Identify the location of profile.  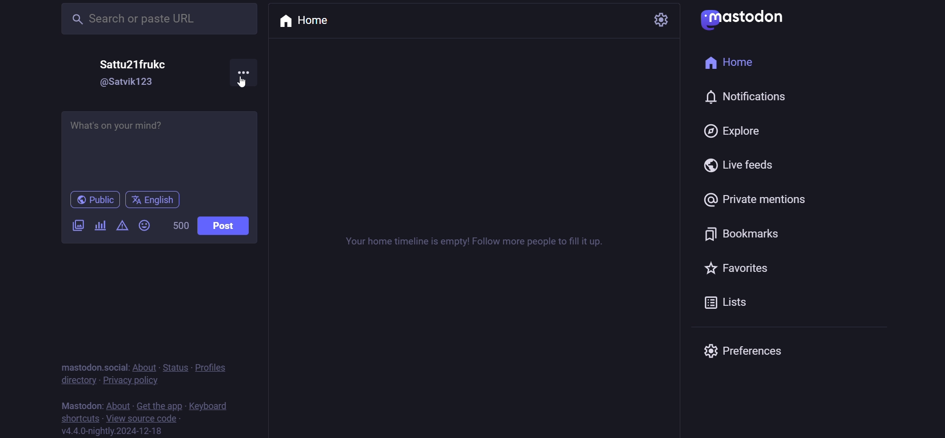
(211, 366).